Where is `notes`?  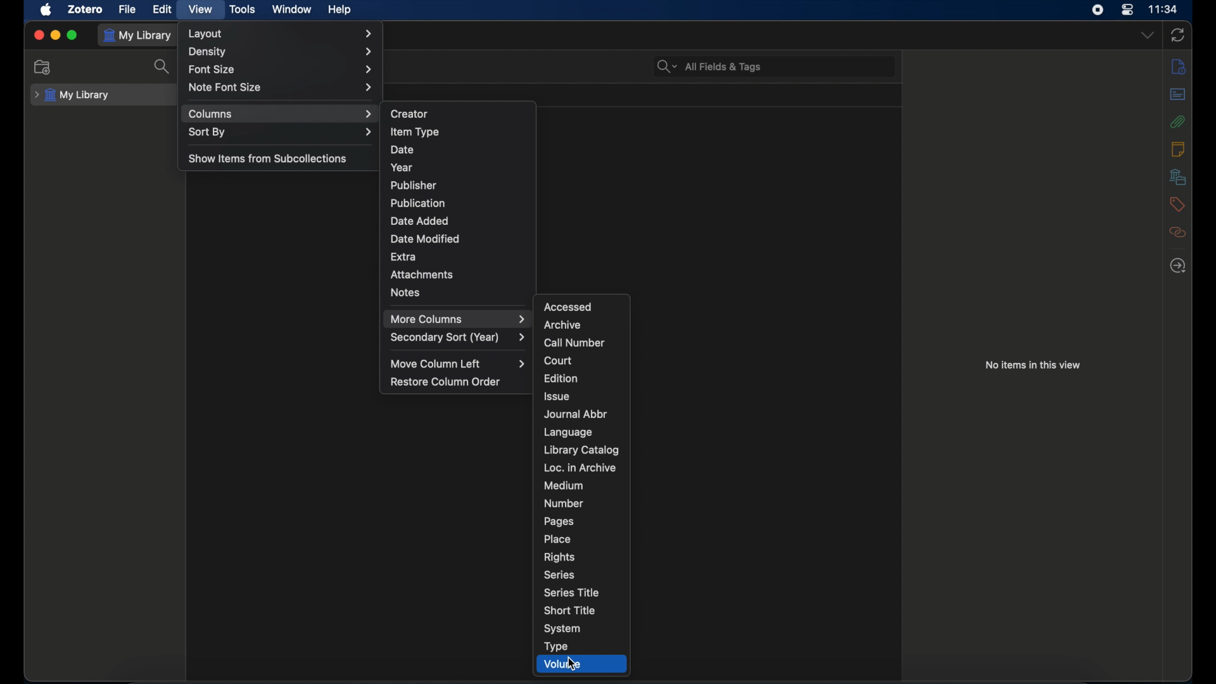
notes is located at coordinates (1177, 149).